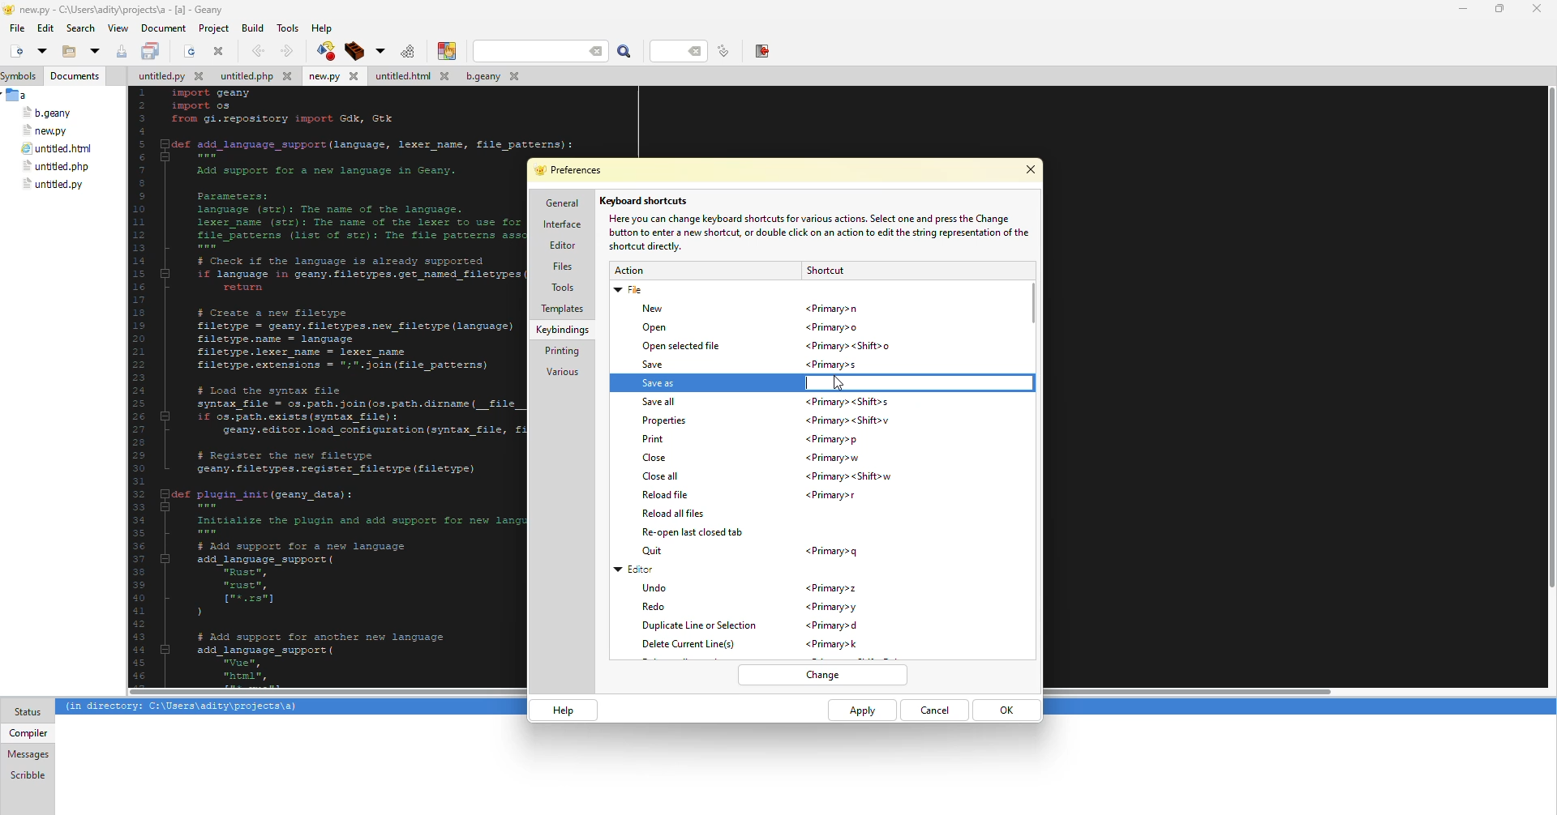 The height and width of the screenshot is (815, 1557). Describe the element at coordinates (1497, 9) in the screenshot. I see `maximize` at that location.